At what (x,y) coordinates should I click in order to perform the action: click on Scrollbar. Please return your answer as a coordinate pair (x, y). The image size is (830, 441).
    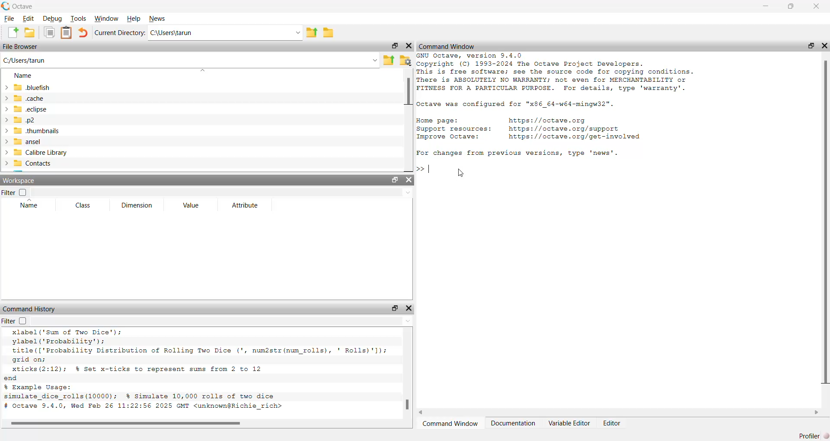
    Looking at the image, I should click on (125, 424).